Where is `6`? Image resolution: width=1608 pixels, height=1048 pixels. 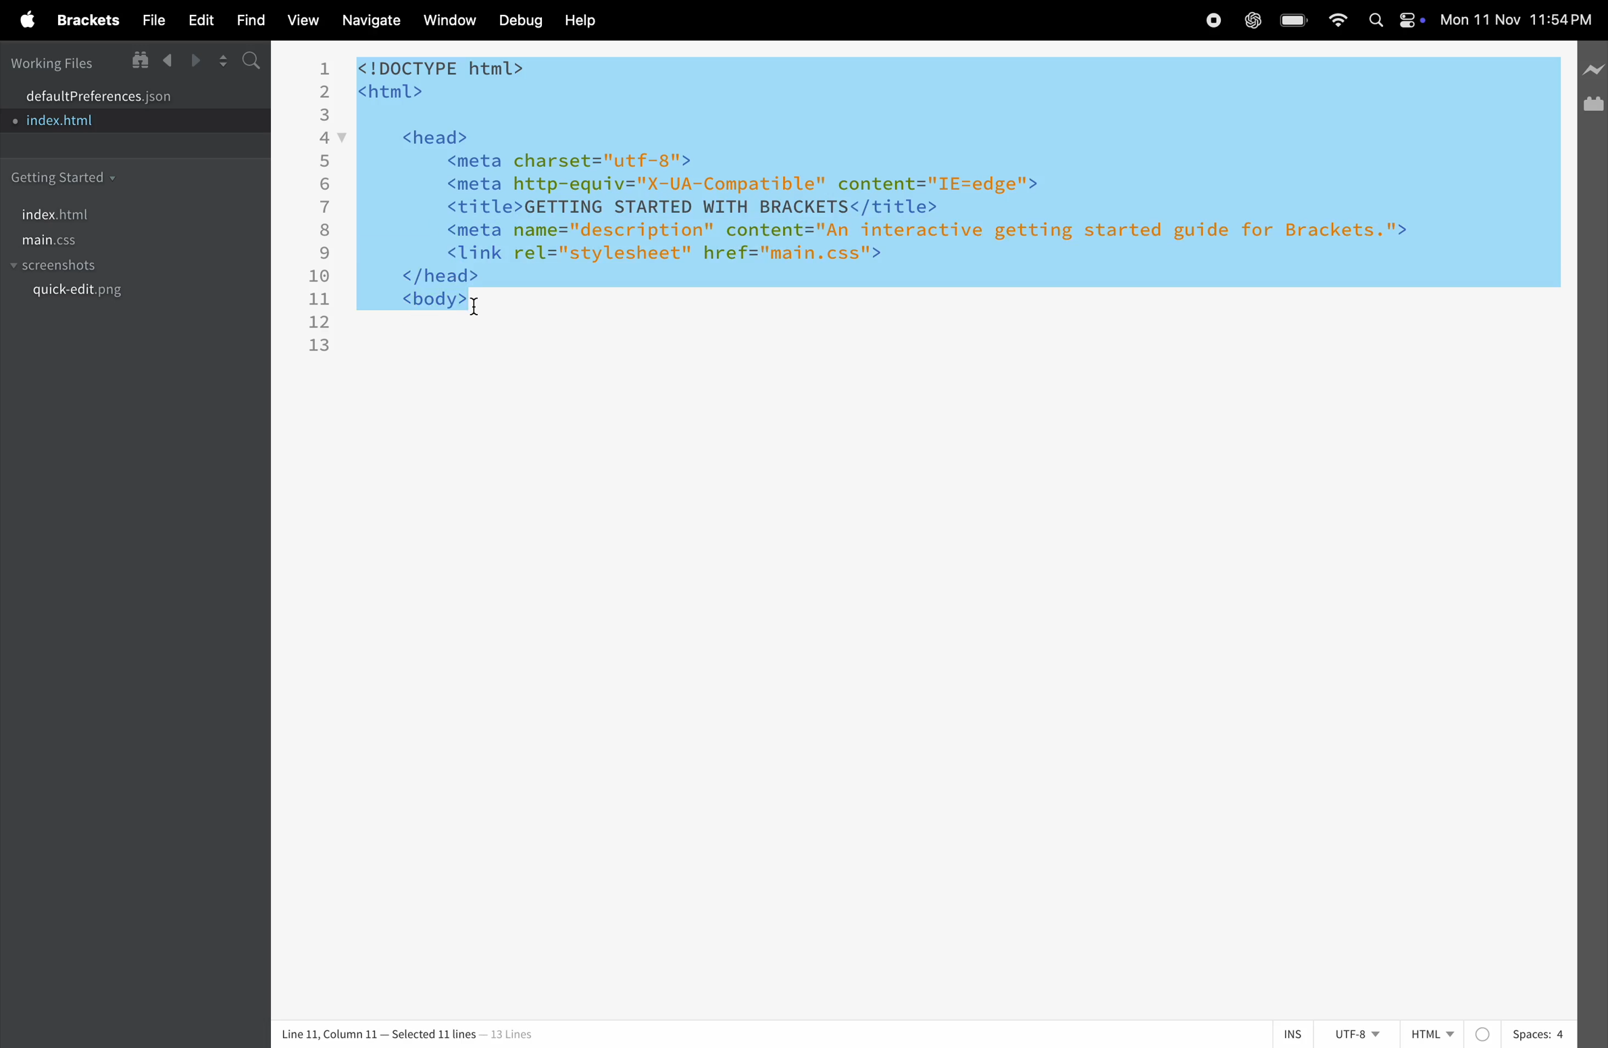
6 is located at coordinates (326, 184).